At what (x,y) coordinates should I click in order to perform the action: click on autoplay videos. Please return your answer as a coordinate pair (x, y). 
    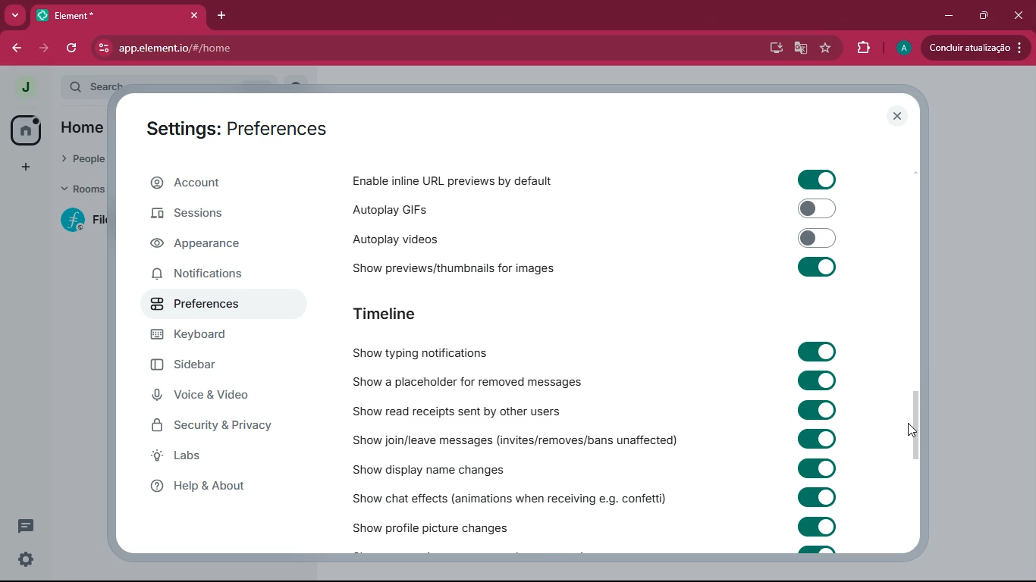
    Looking at the image, I should click on (429, 237).